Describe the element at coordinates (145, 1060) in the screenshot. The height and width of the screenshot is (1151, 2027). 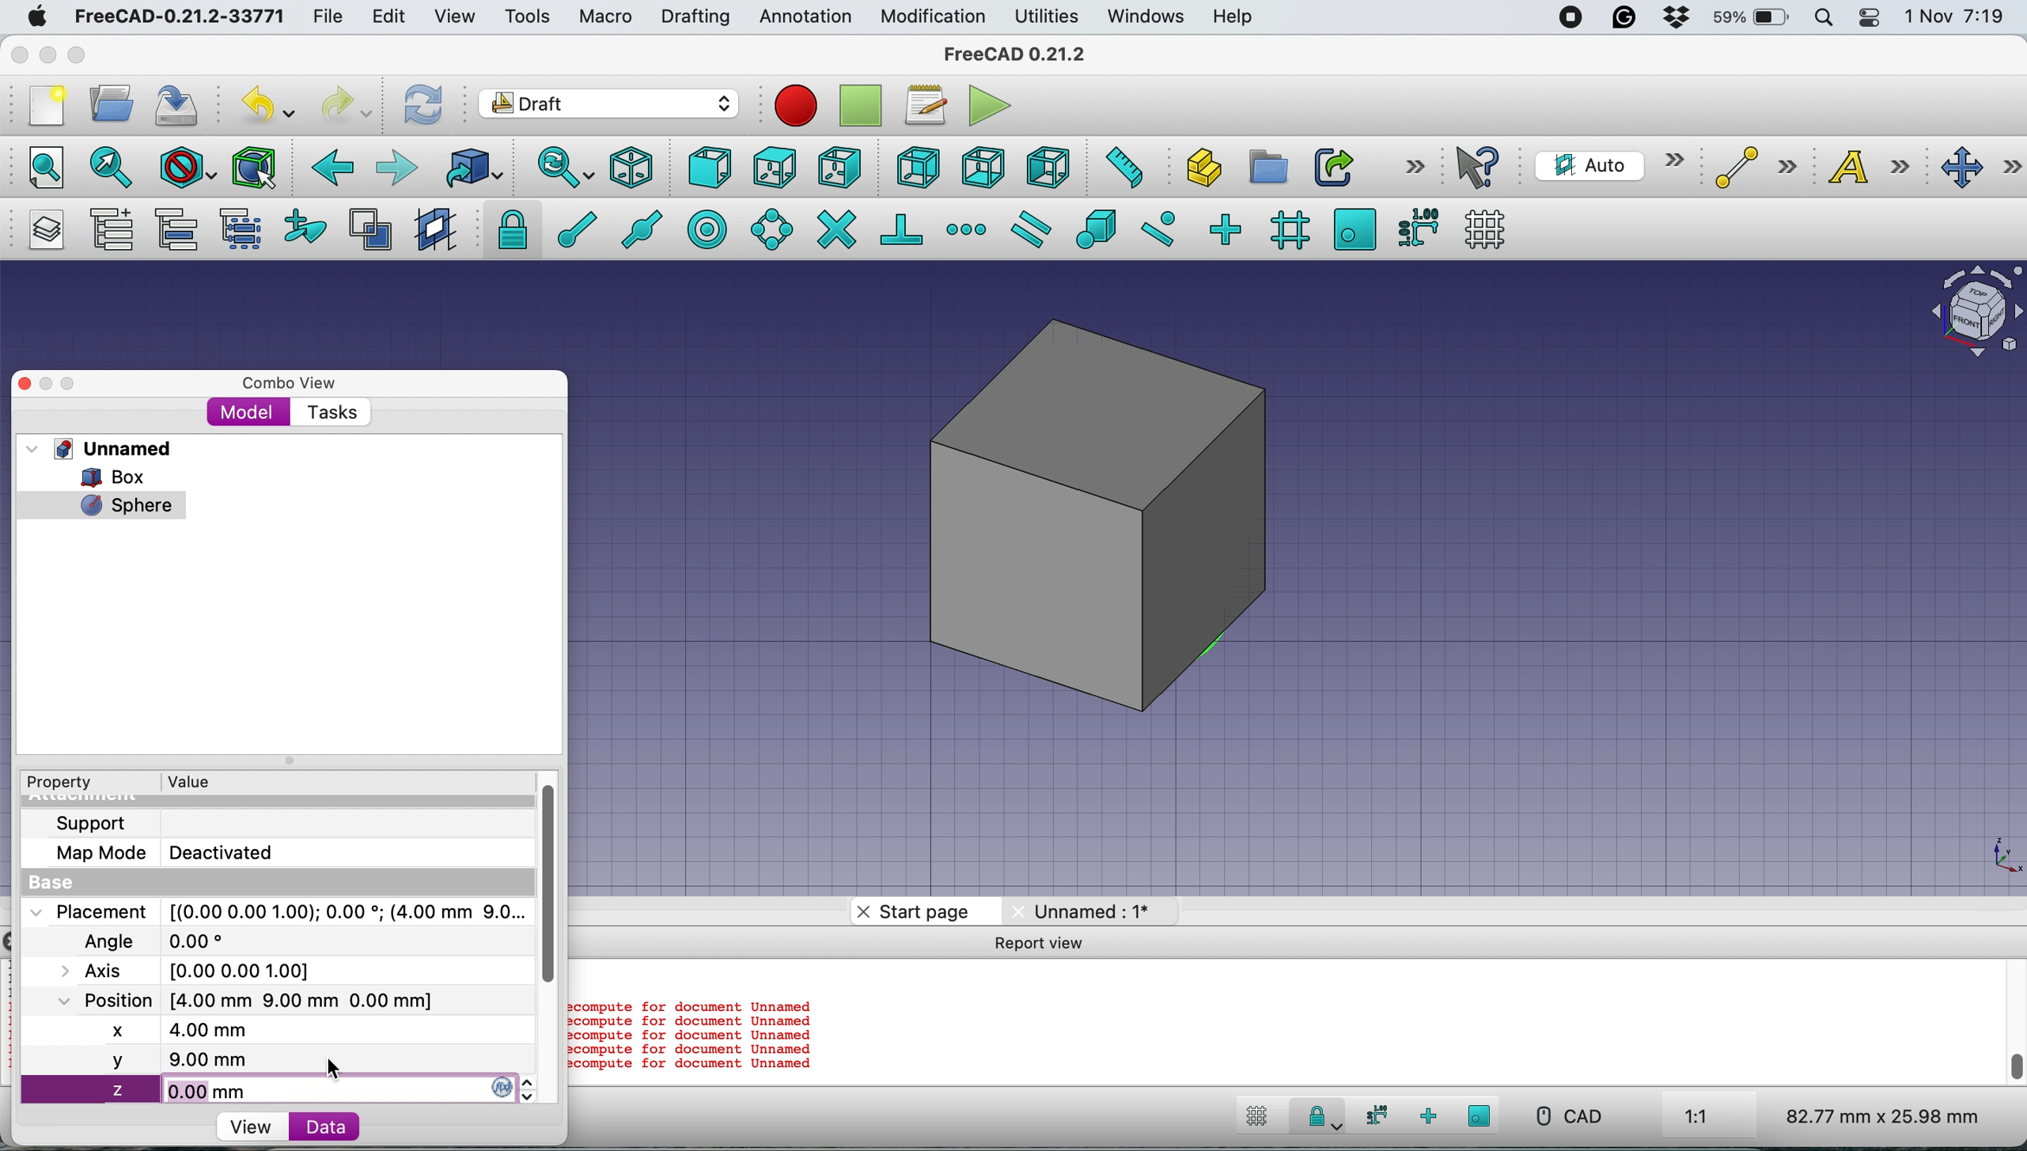
I see `new y axis value` at that location.